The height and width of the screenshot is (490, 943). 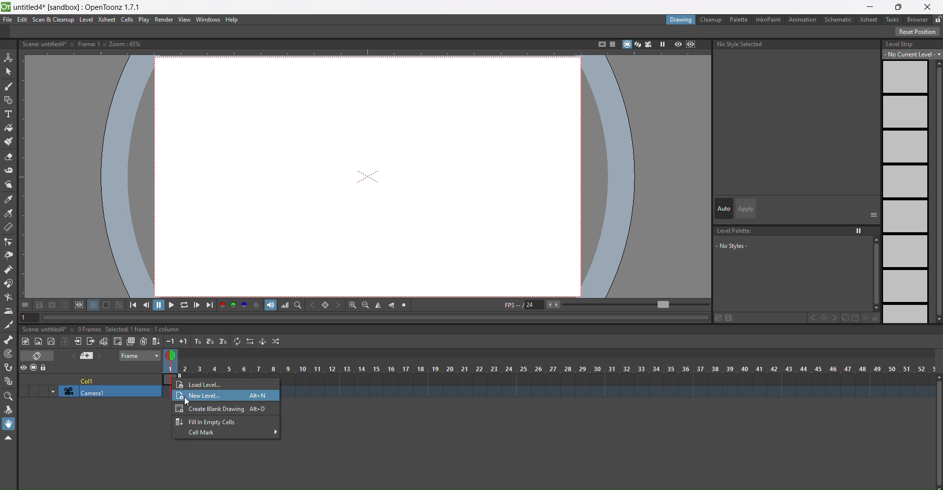 What do you see at coordinates (871, 318) in the screenshot?
I see `options and lock` at bounding box center [871, 318].